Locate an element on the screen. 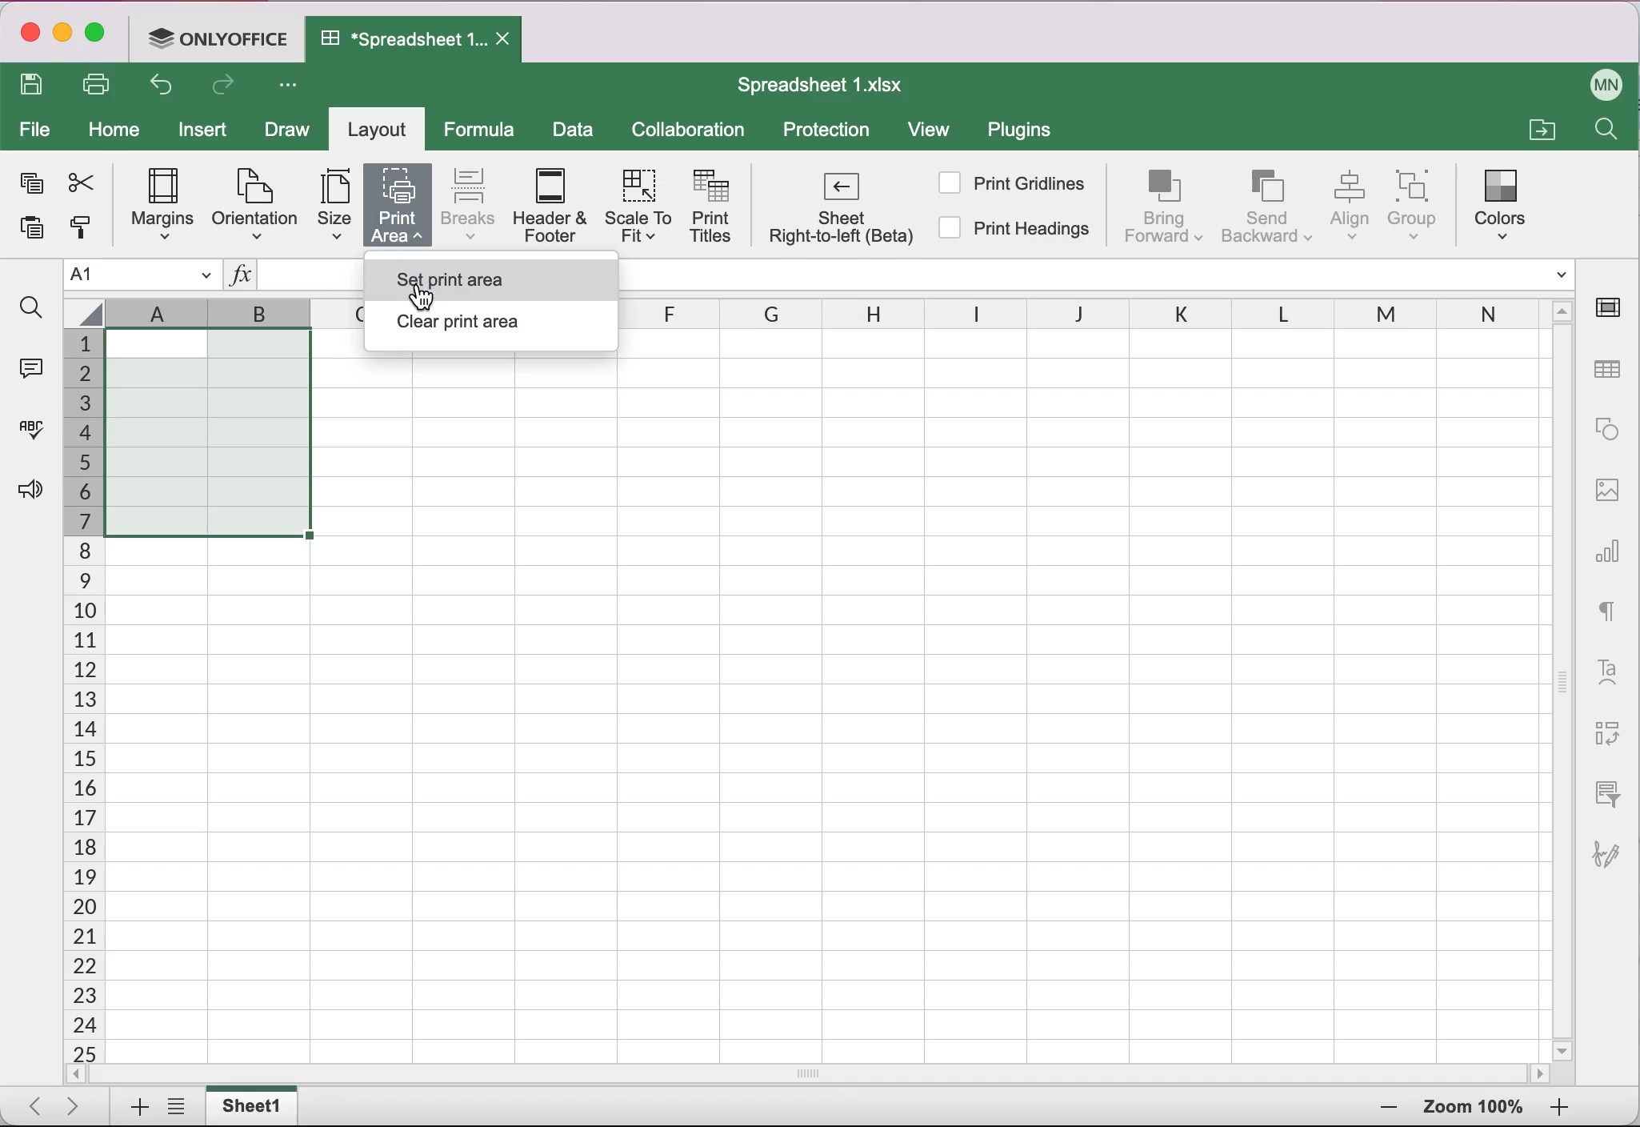 The height and width of the screenshot is (1127, 1640). protection is located at coordinates (827, 131).